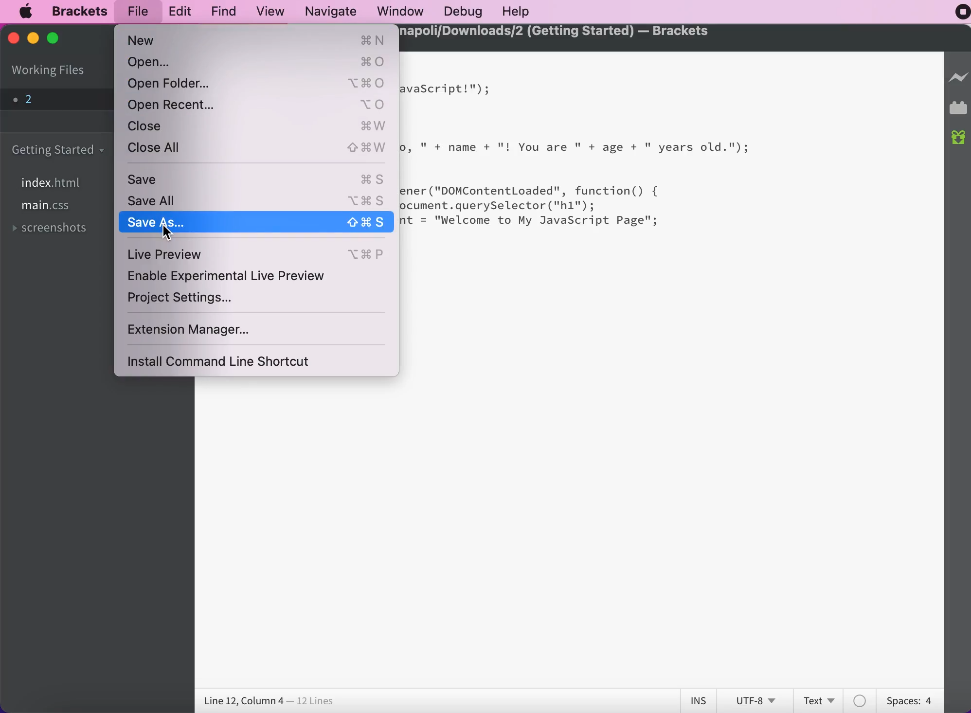  What do you see at coordinates (181, 302) in the screenshot?
I see `project settings` at bounding box center [181, 302].